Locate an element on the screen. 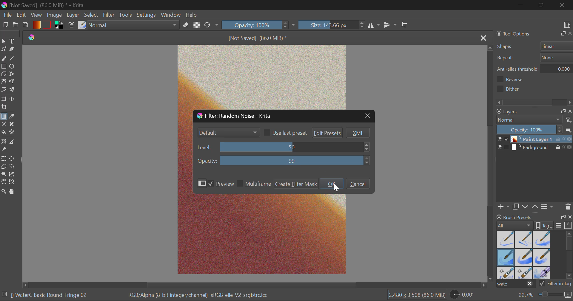  scale is located at coordinates (568, 226).